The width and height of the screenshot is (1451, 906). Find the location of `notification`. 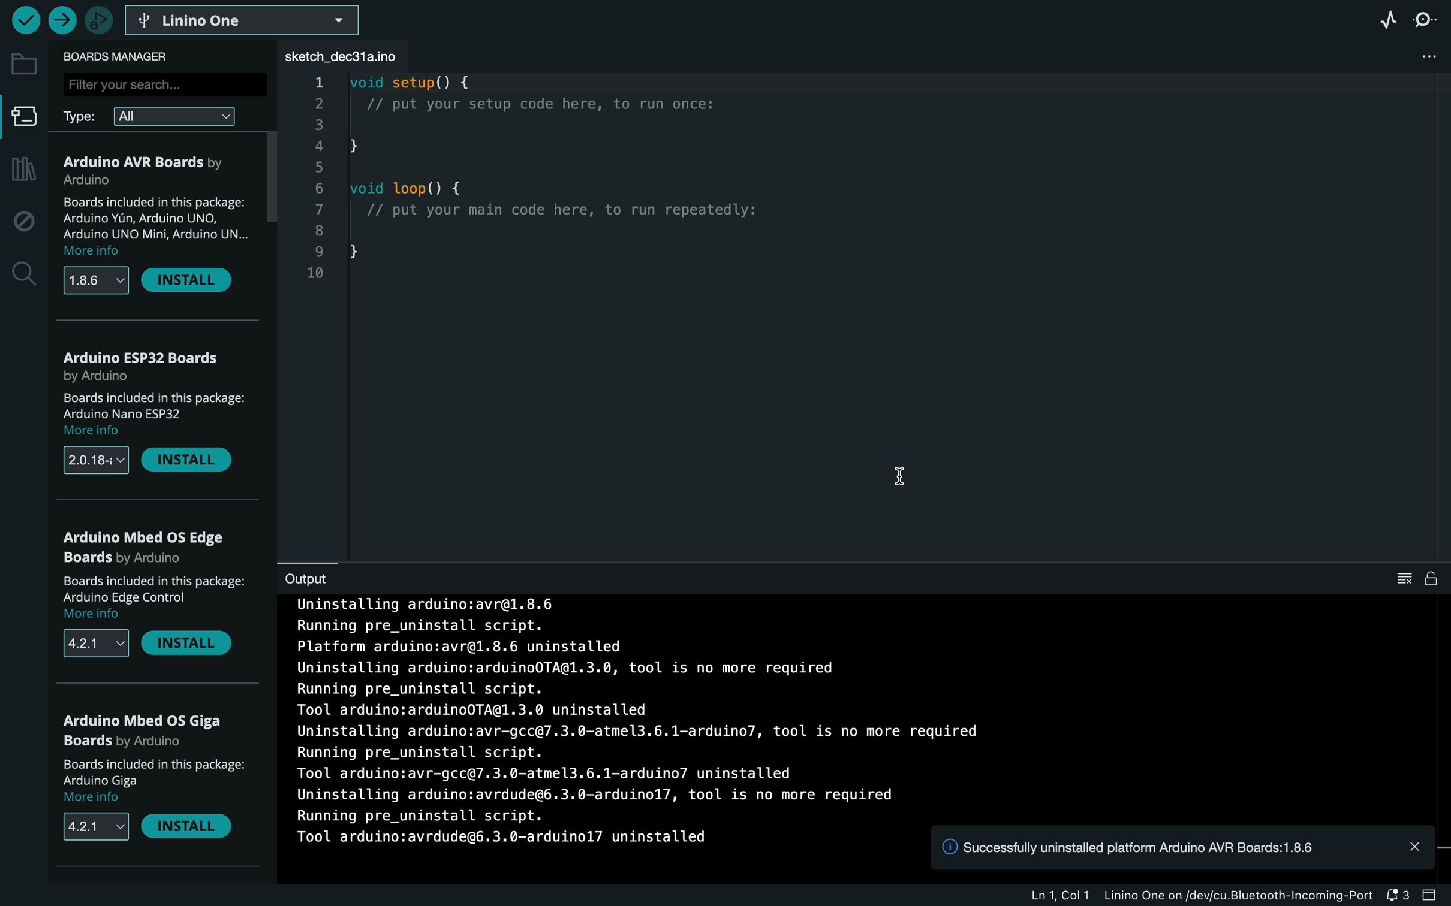

notification is located at coordinates (1189, 850).